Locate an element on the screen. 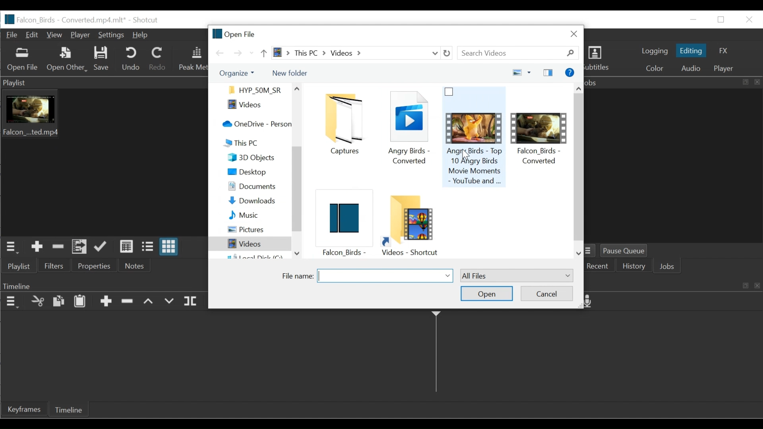 This screenshot has height=429, width=763. View as icons is located at coordinates (170, 247).